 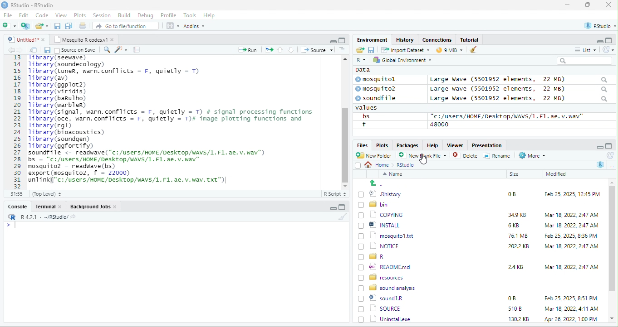 What do you see at coordinates (43, 26) in the screenshot?
I see `folder` at bounding box center [43, 26].